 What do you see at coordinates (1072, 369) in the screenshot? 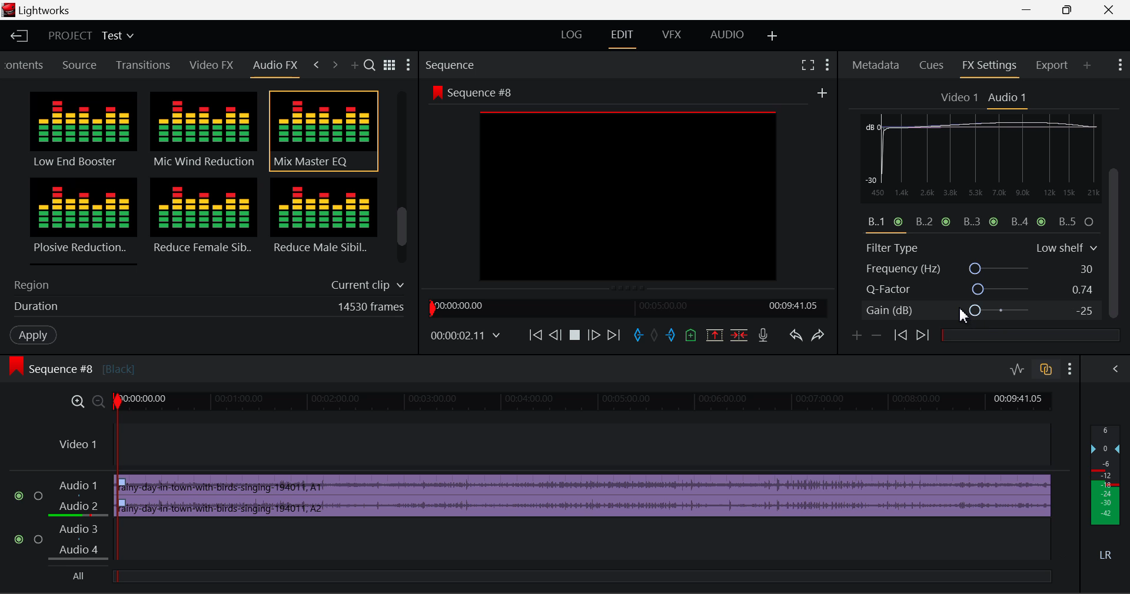
I see `Show Settings` at bounding box center [1072, 369].